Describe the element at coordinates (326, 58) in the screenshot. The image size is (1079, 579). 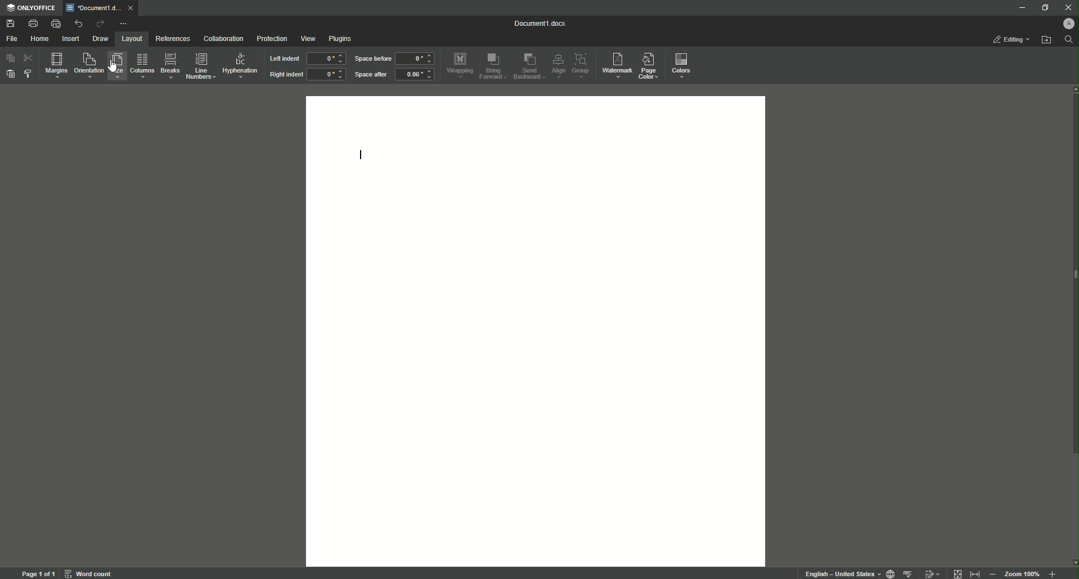
I see `0` at that location.